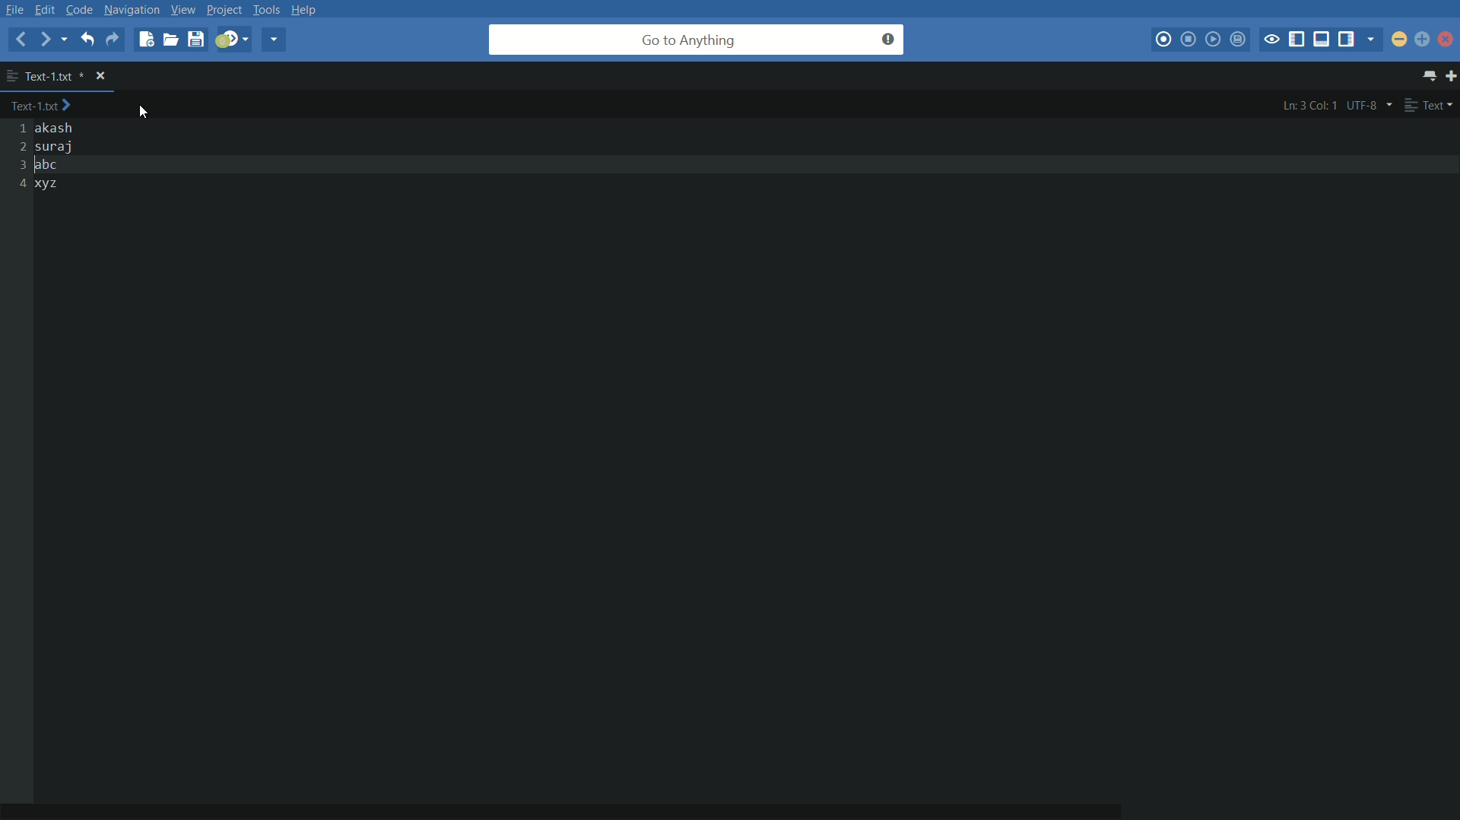 Image resolution: width=1460 pixels, height=820 pixels. What do you see at coordinates (309, 9) in the screenshot?
I see `help ` at bounding box center [309, 9].